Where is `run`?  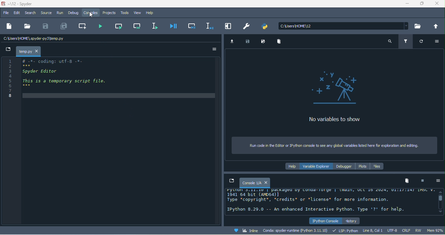
run is located at coordinates (60, 13).